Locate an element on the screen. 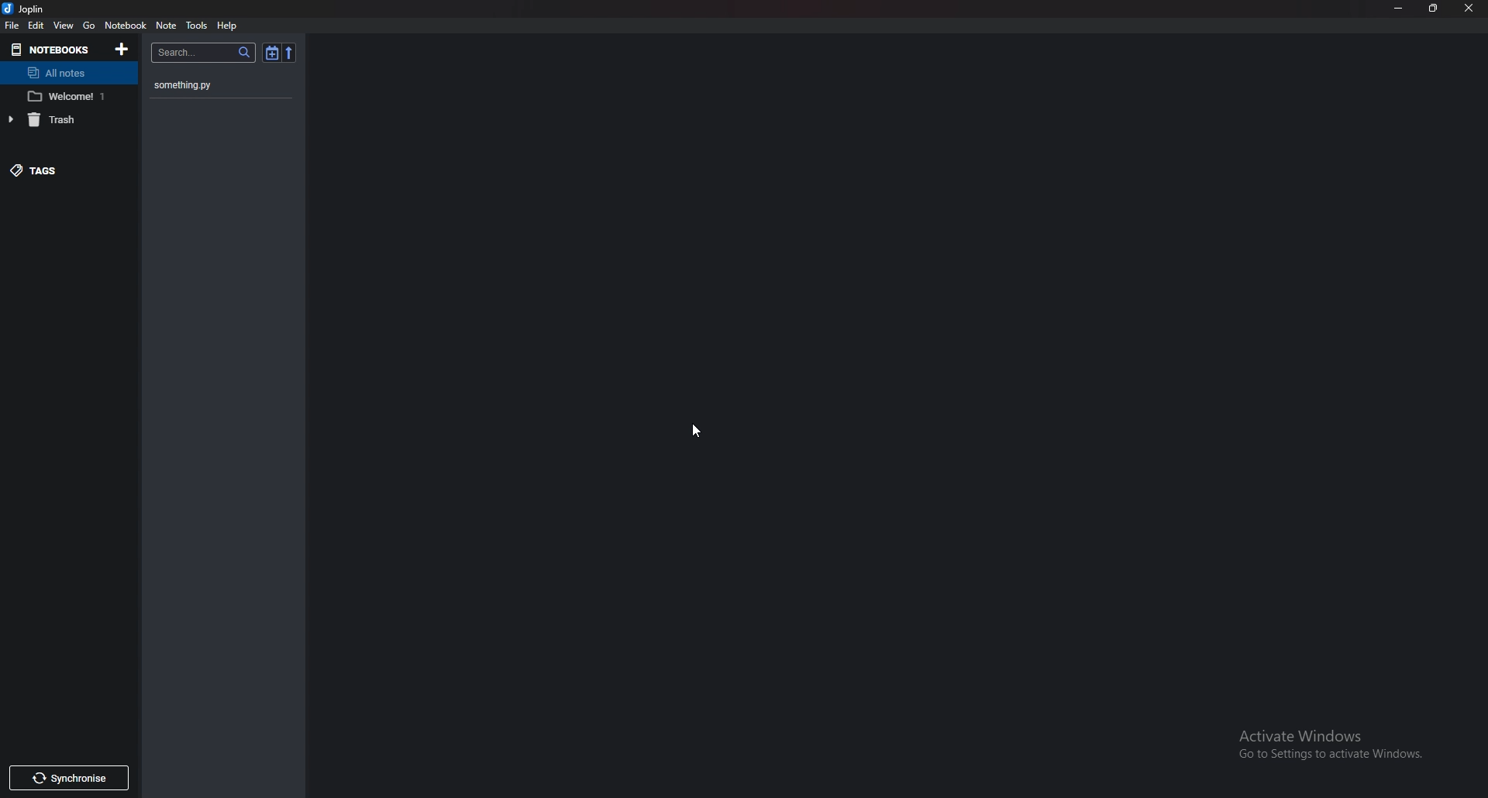 This screenshot has width=1488, height=798. activate windows is located at coordinates (1321, 739).